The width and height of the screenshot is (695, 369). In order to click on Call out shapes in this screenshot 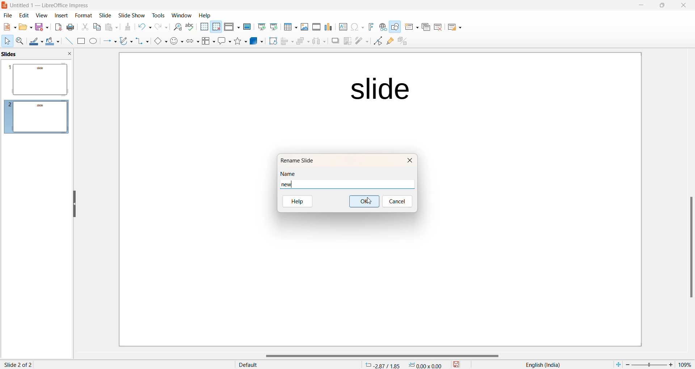, I will do `click(223, 41)`.